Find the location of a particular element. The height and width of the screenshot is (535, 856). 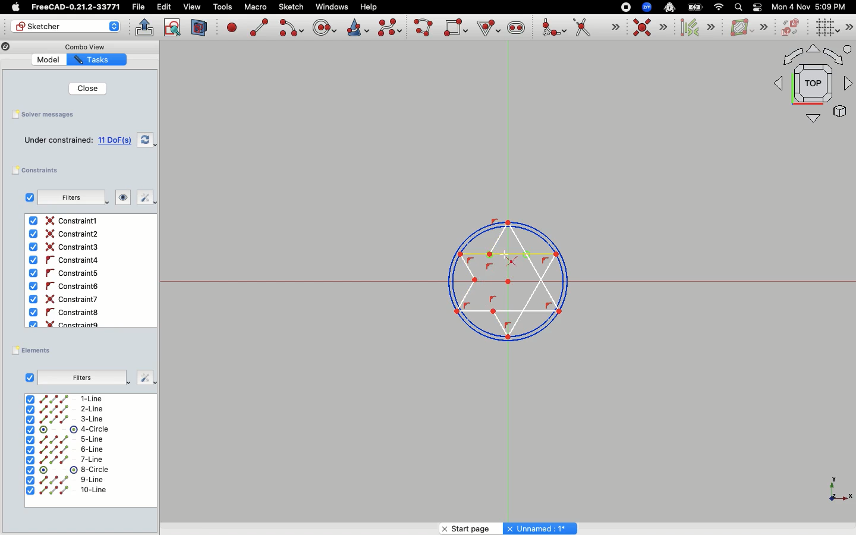

Search is located at coordinates (738, 7).